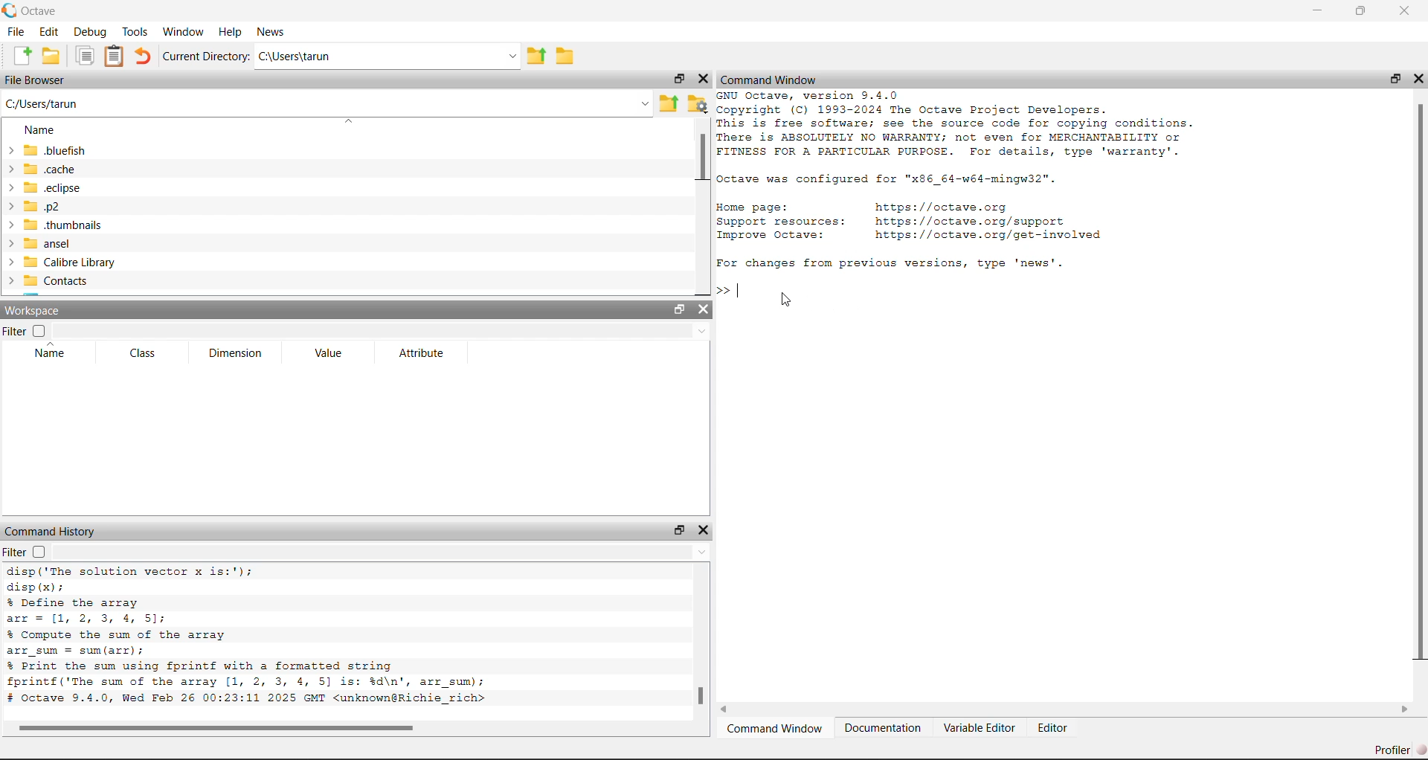  I want to click on Name, so click(36, 127).